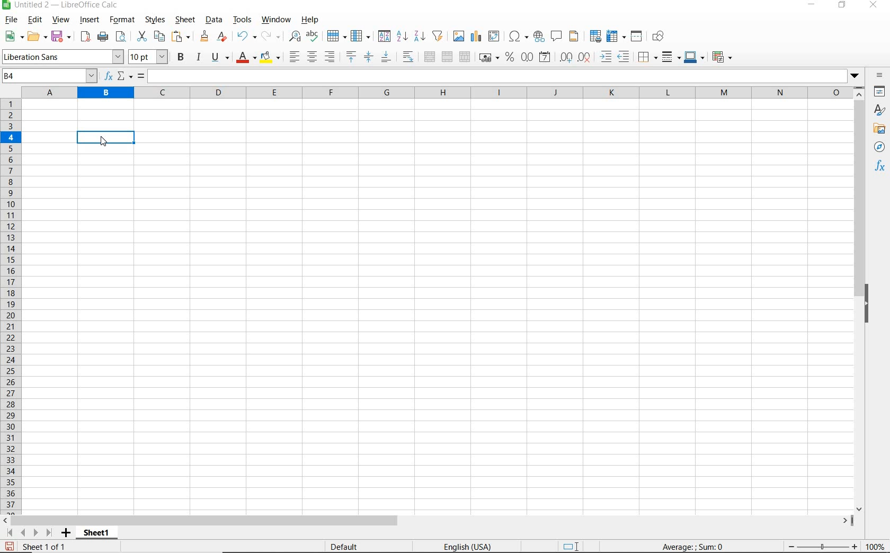 The image size is (890, 553). What do you see at coordinates (270, 37) in the screenshot?
I see `redo` at bounding box center [270, 37].